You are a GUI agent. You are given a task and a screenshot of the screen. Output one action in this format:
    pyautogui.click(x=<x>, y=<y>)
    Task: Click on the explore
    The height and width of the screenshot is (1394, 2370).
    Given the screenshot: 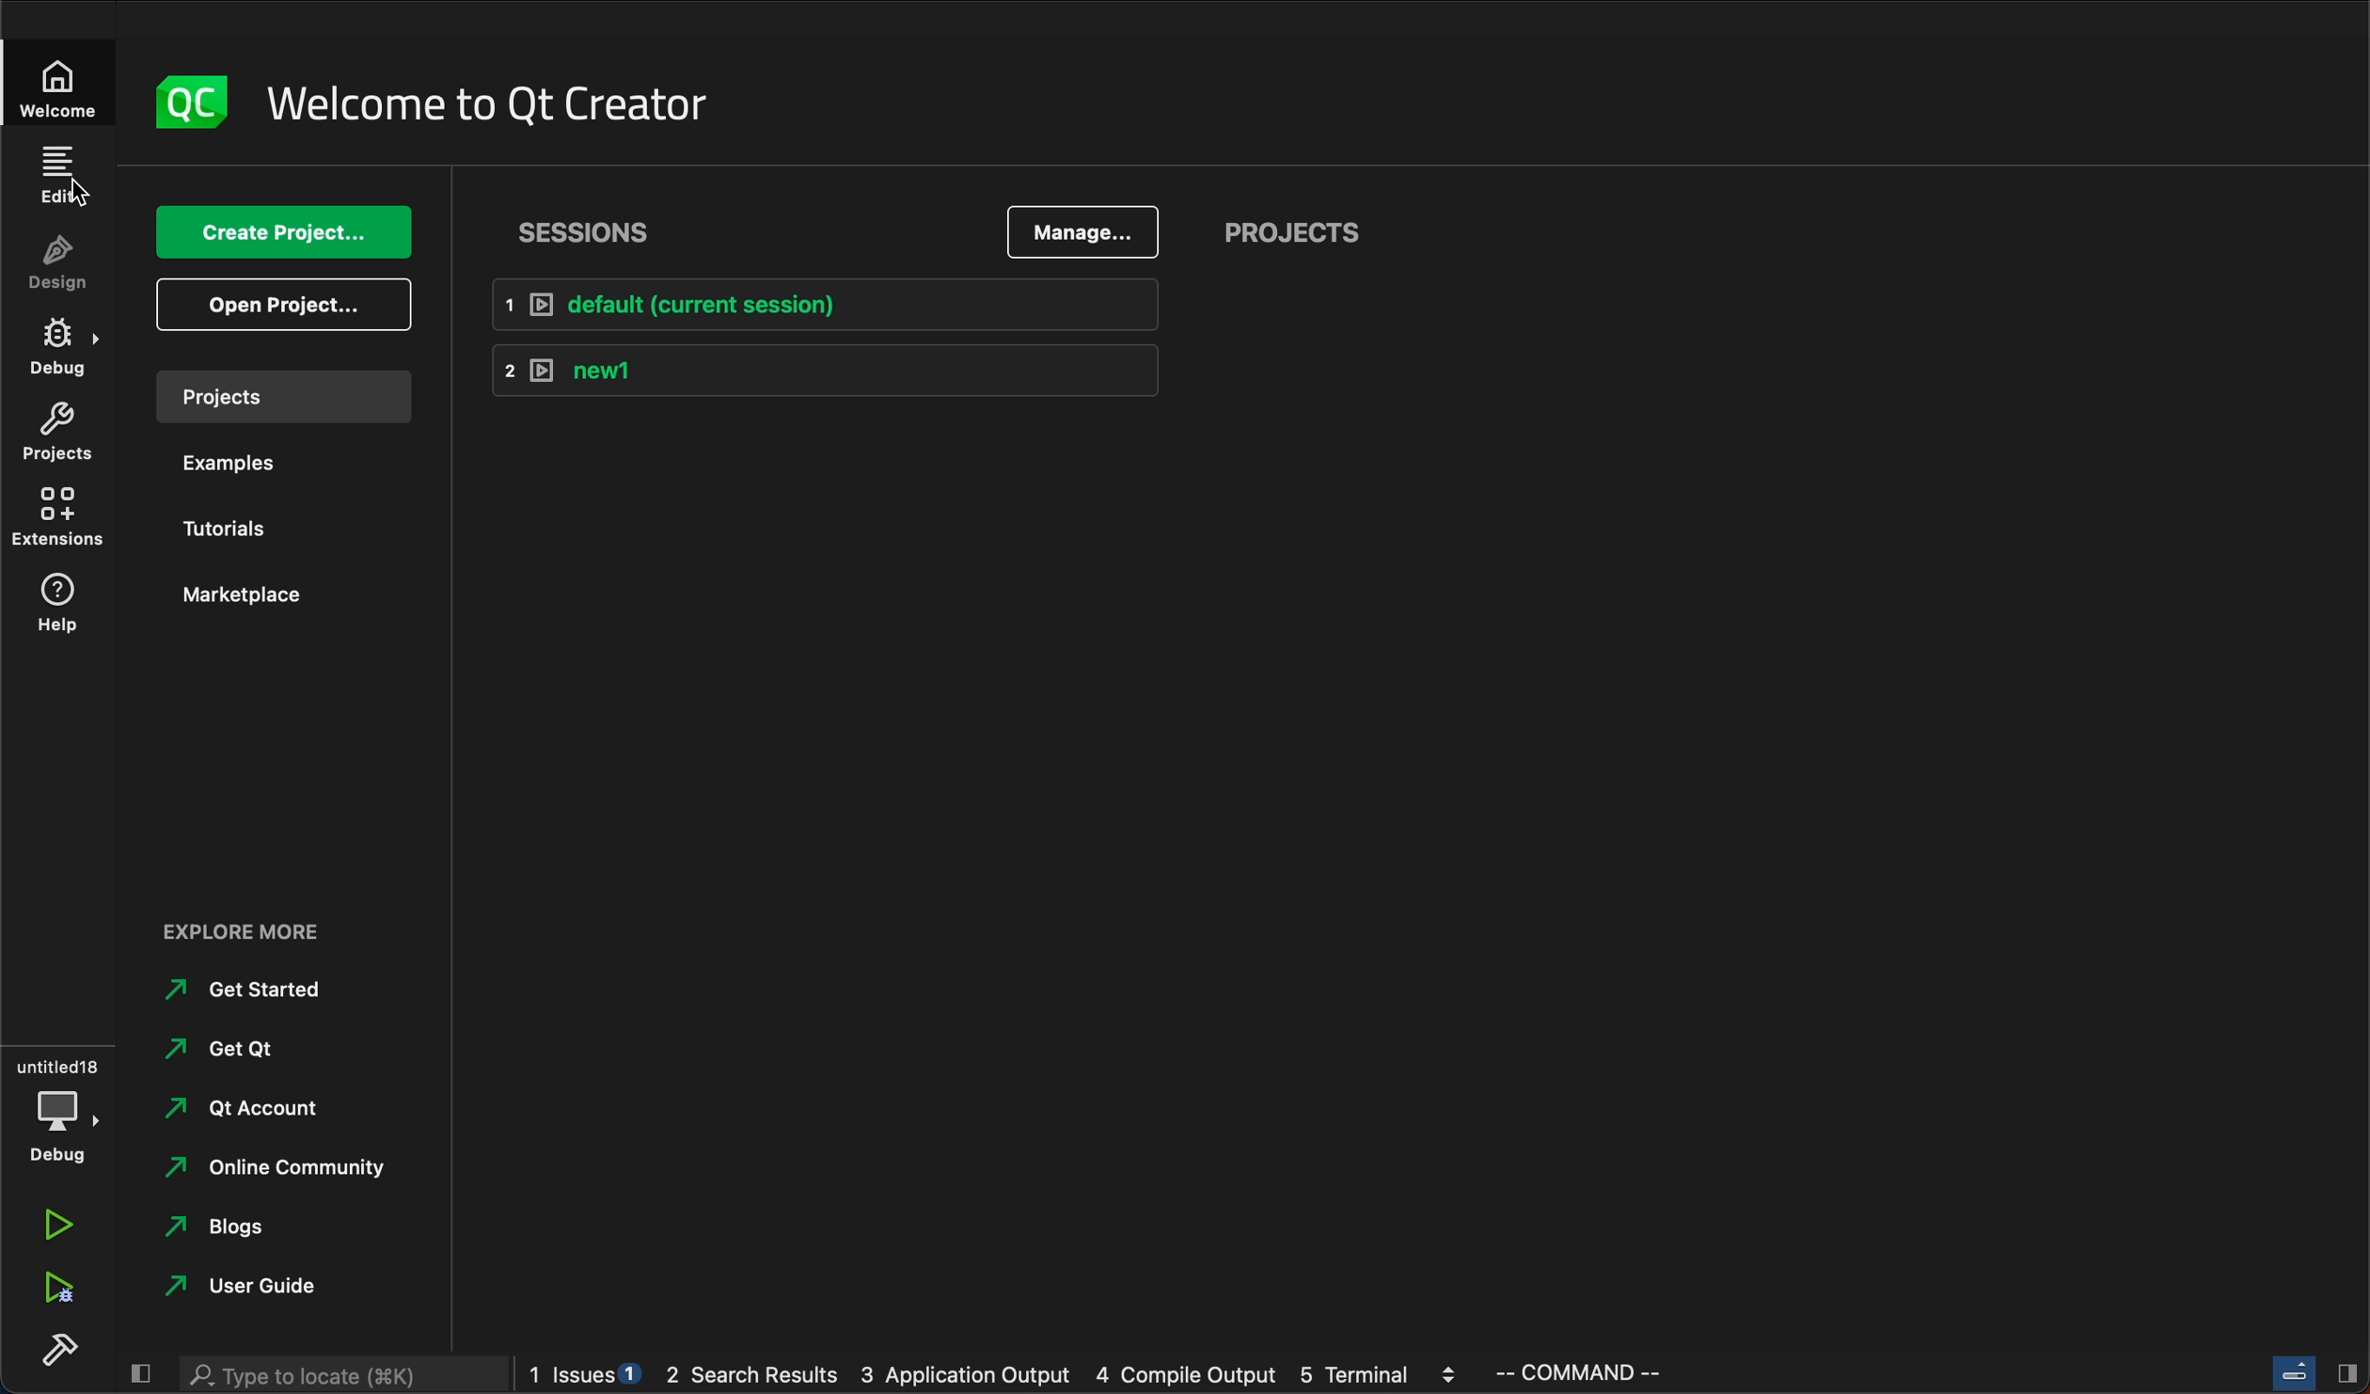 What is the action you would take?
    pyautogui.click(x=246, y=928)
    